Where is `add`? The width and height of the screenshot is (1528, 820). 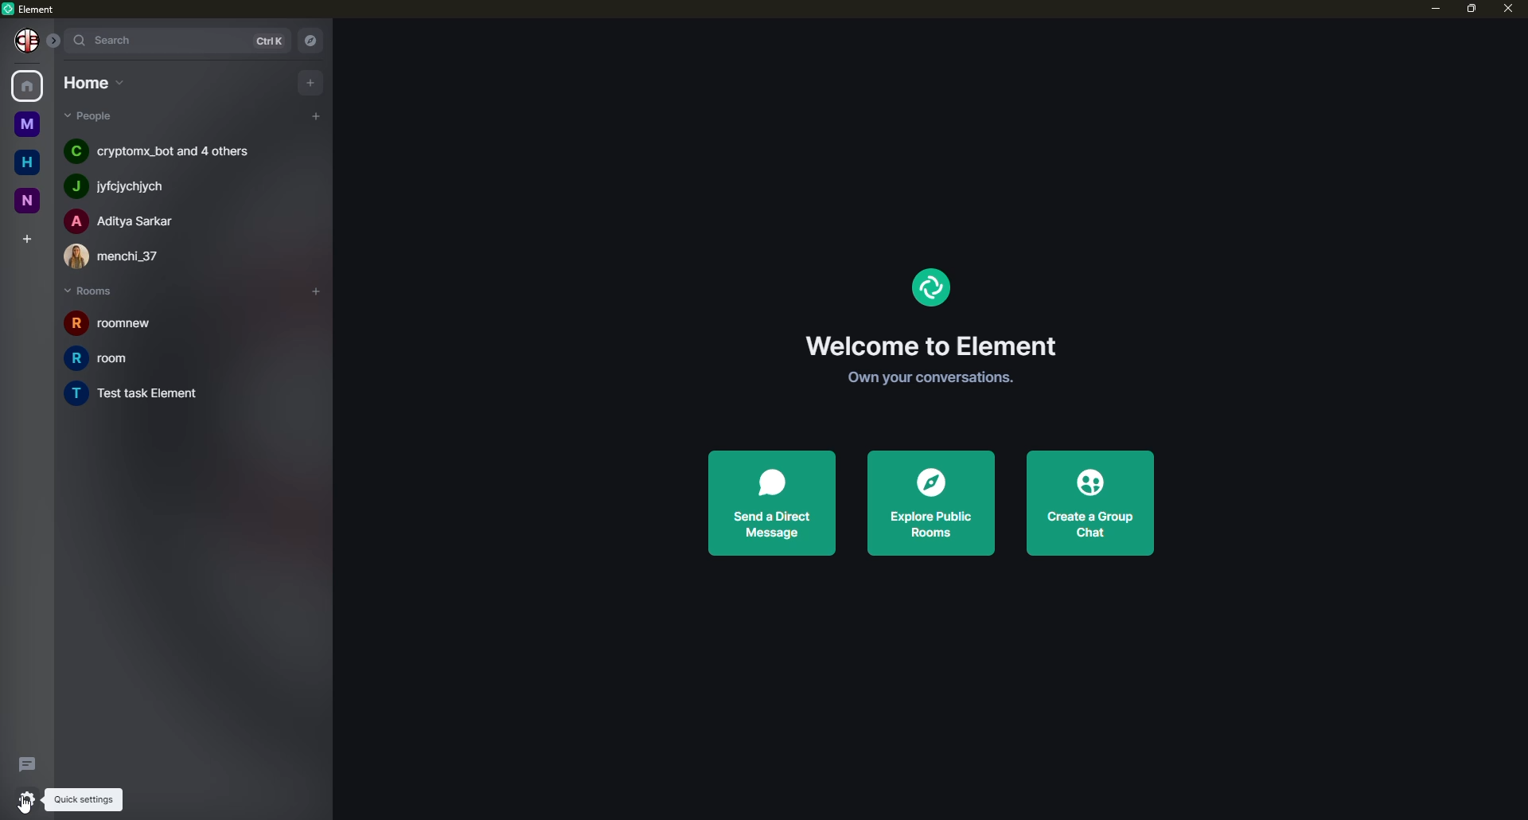 add is located at coordinates (315, 117).